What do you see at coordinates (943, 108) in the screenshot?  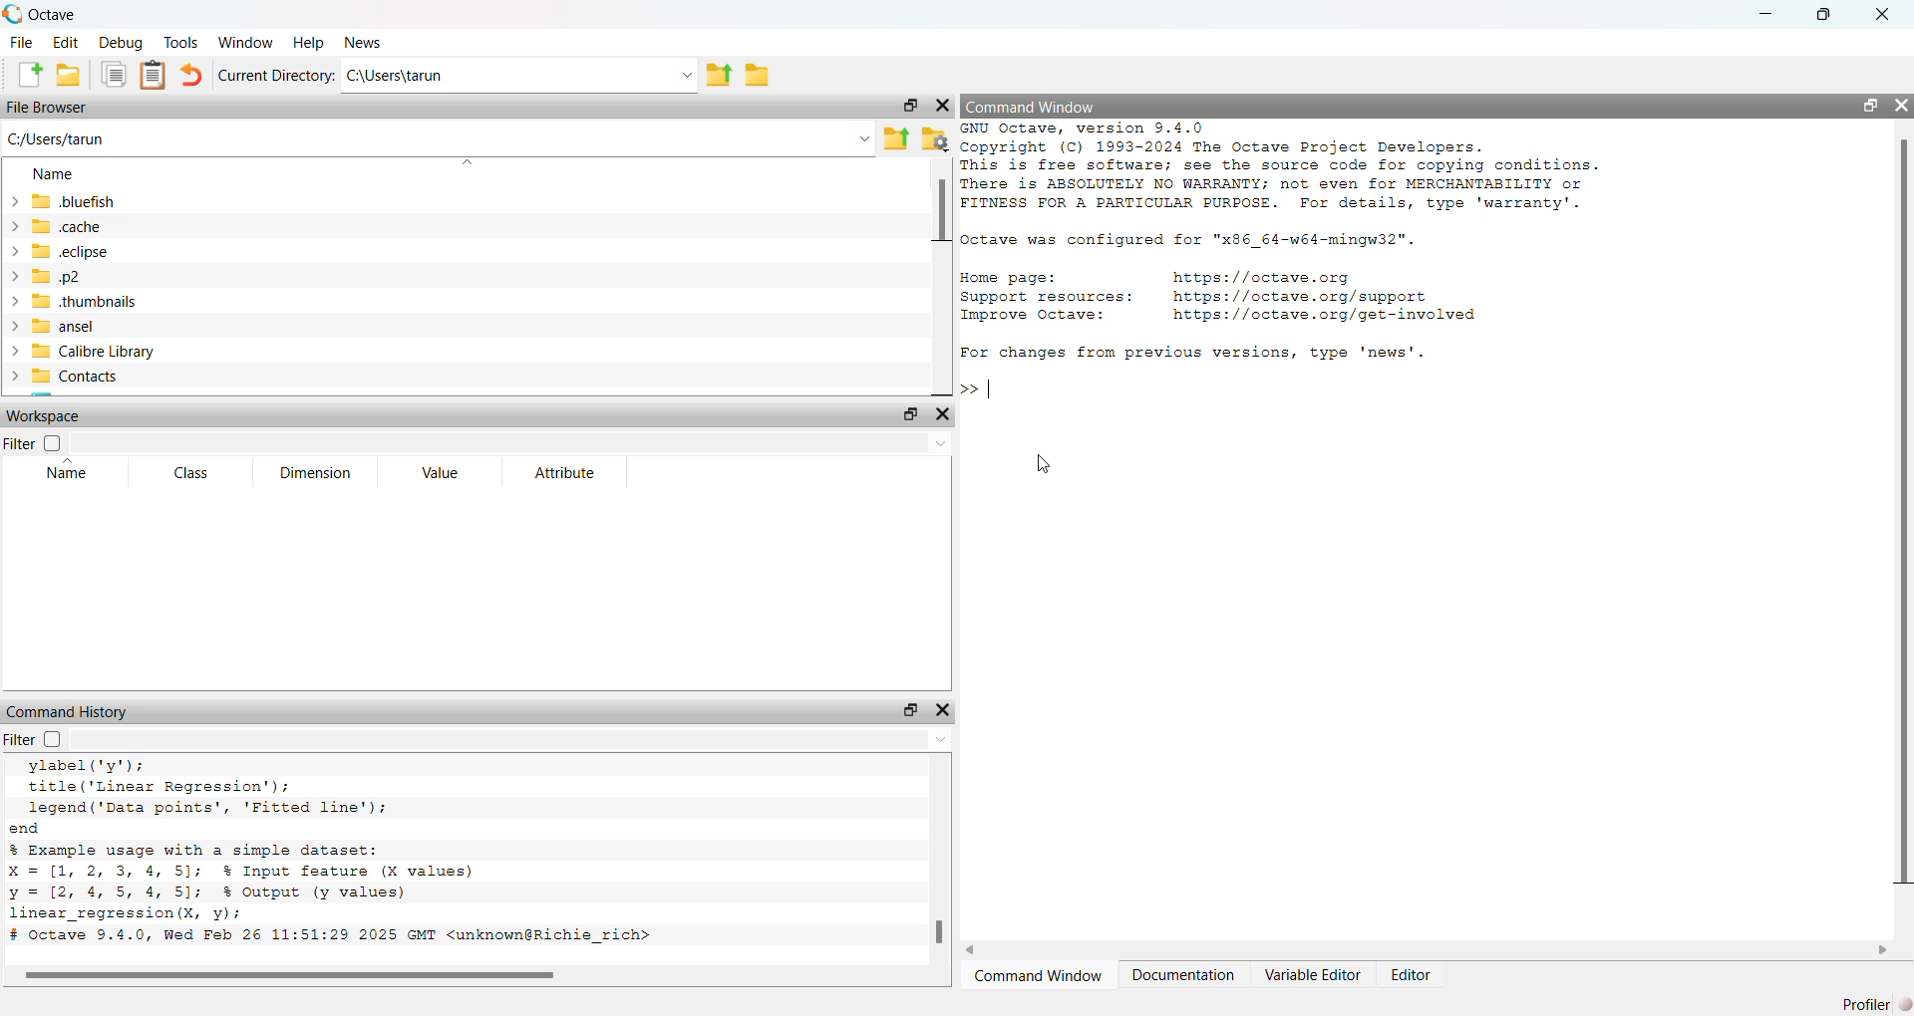 I see `close widget` at bounding box center [943, 108].